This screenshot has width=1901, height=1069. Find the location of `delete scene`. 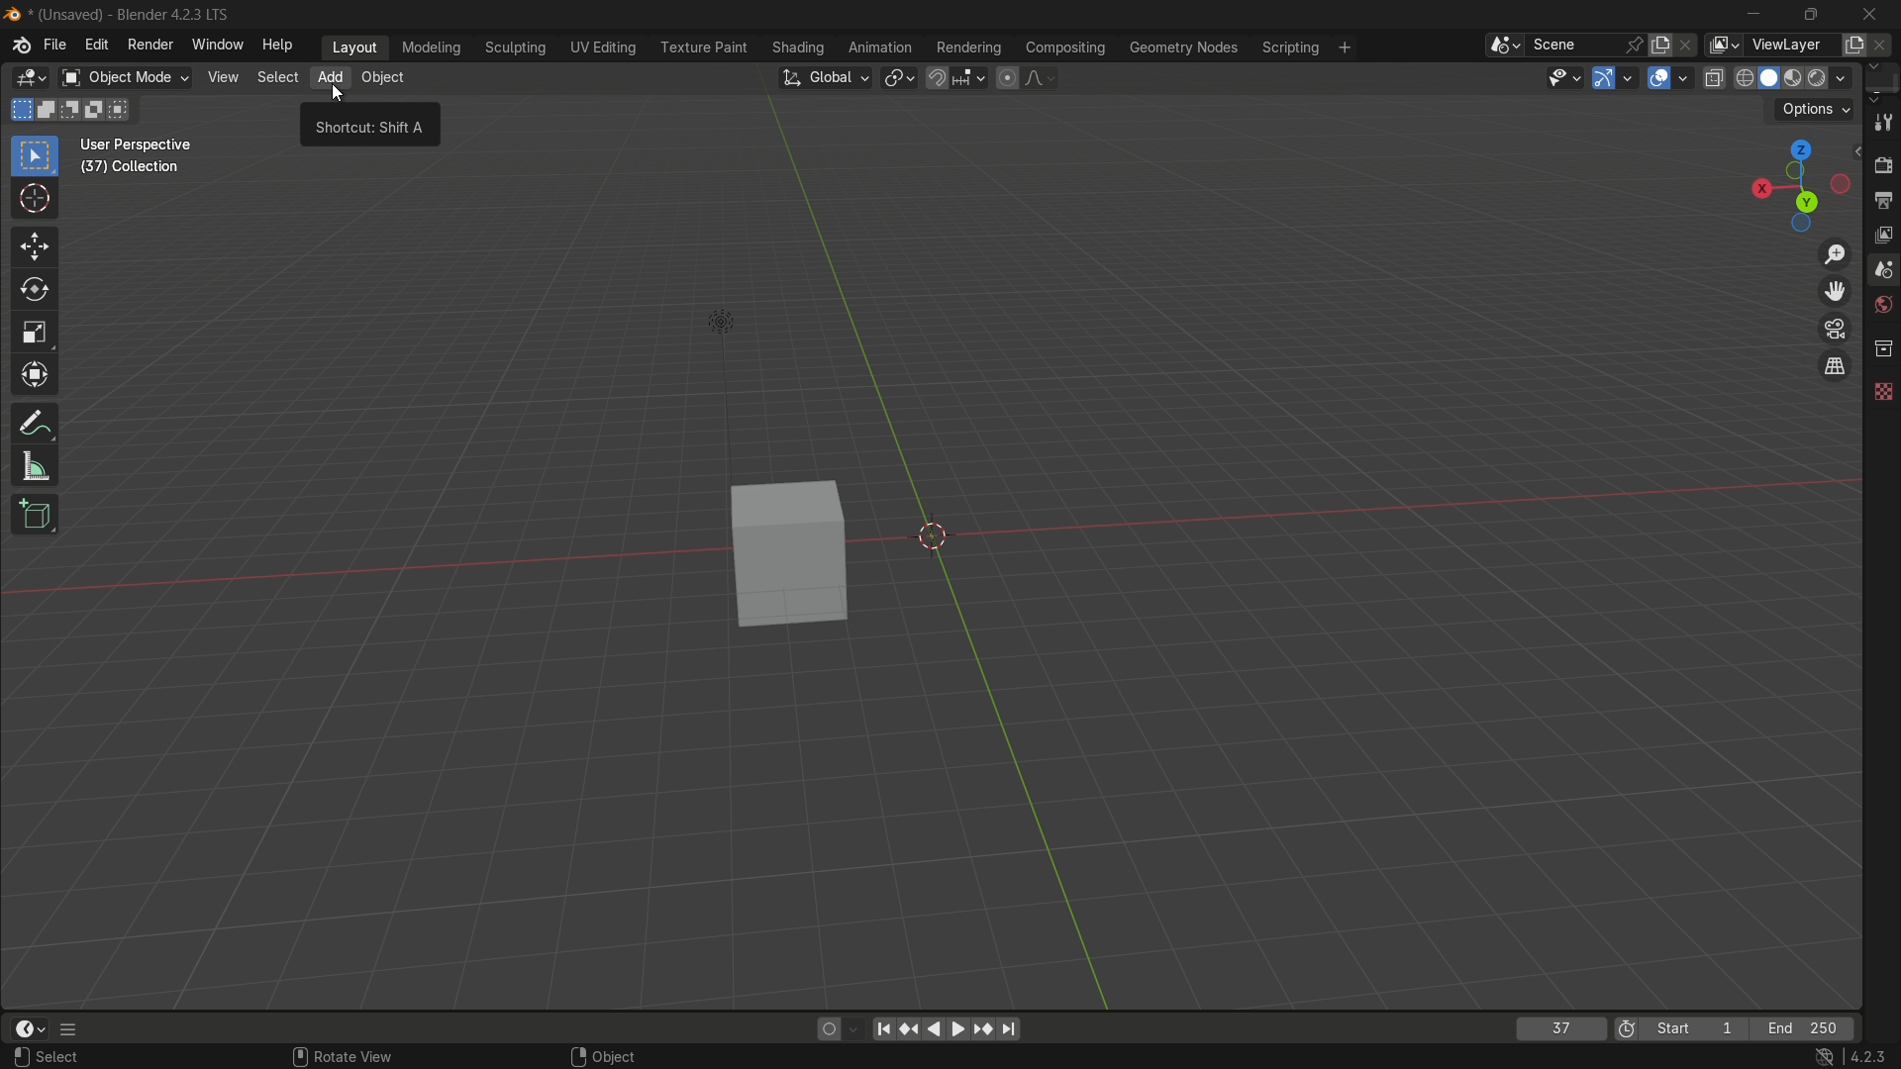

delete scene is located at coordinates (1693, 47).